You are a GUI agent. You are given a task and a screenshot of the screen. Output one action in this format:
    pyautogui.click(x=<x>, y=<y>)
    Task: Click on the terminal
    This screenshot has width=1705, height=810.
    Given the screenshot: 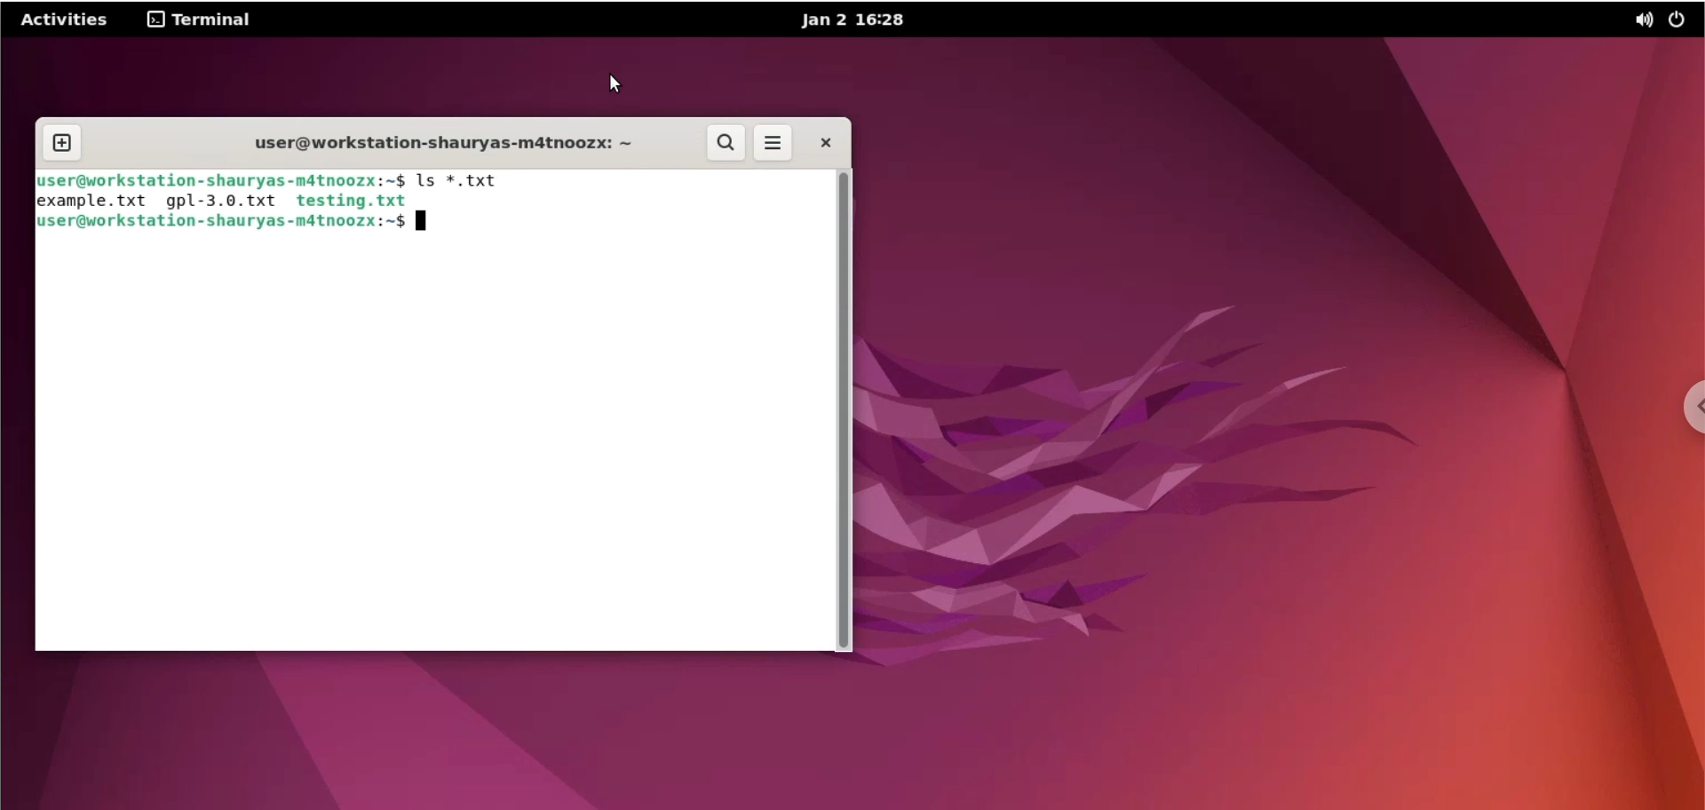 What is the action you would take?
    pyautogui.click(x=200, y=21)
    